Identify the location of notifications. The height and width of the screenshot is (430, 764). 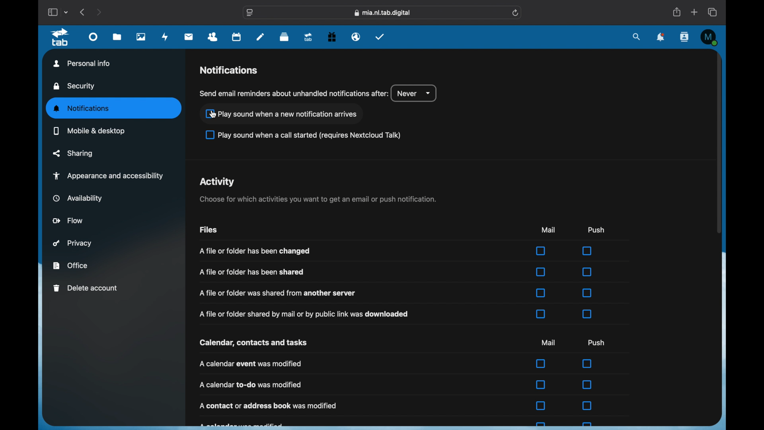
(661, 38).